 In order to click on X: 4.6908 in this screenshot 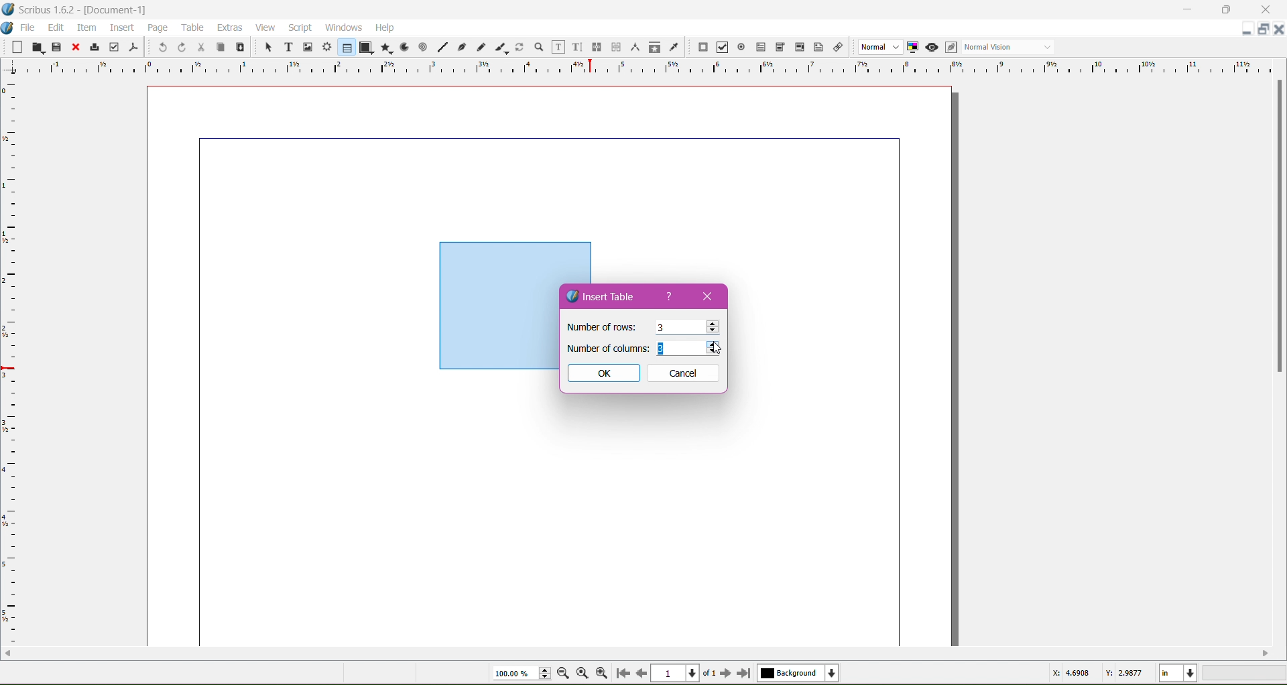, I will do `click(1071, 673)`.